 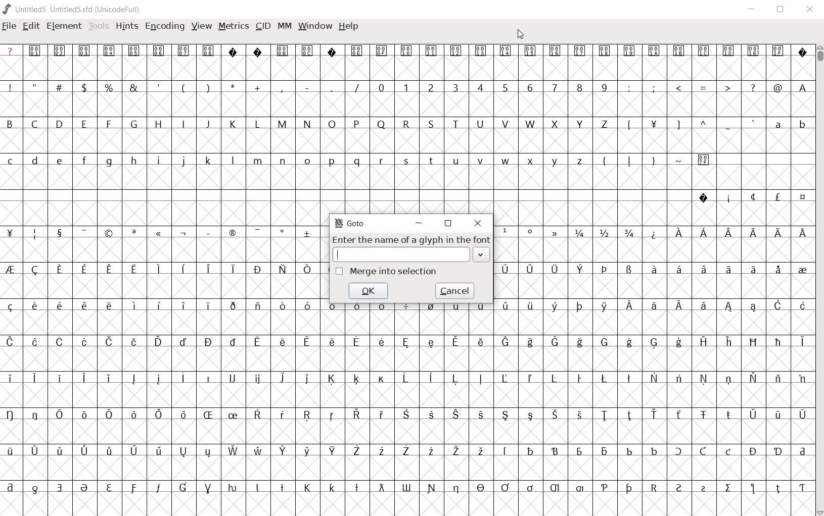 I want to click on Symbol, so click(x=506, y=305).